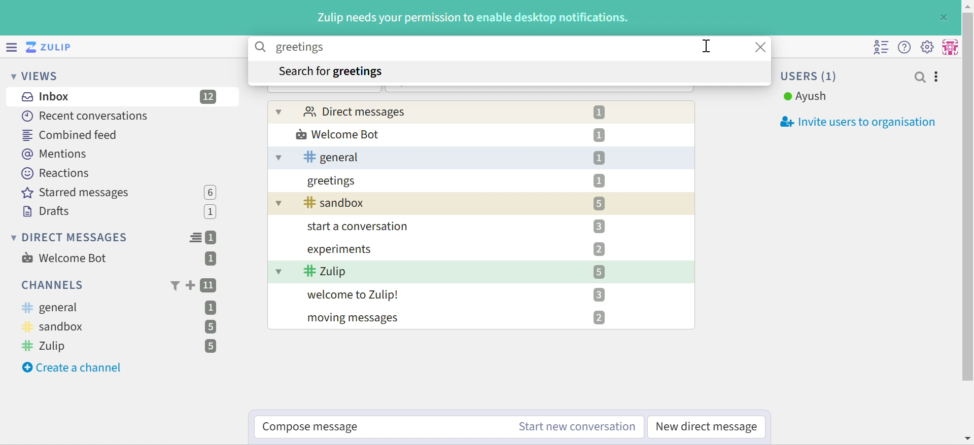  I want to click on # Zulip, so click(48, 347).